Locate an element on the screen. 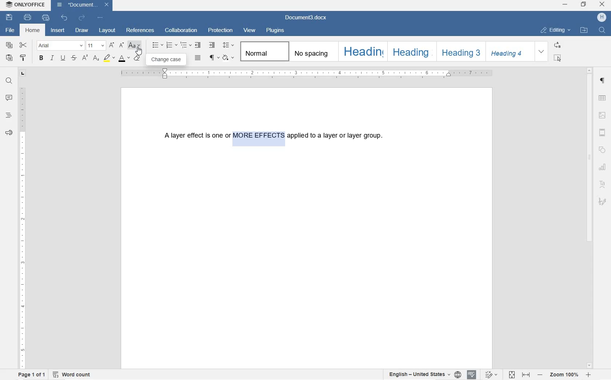 Image resolution: width=611 pixels, height=380 pixels. SAVE is located at coordinates (10, 18).